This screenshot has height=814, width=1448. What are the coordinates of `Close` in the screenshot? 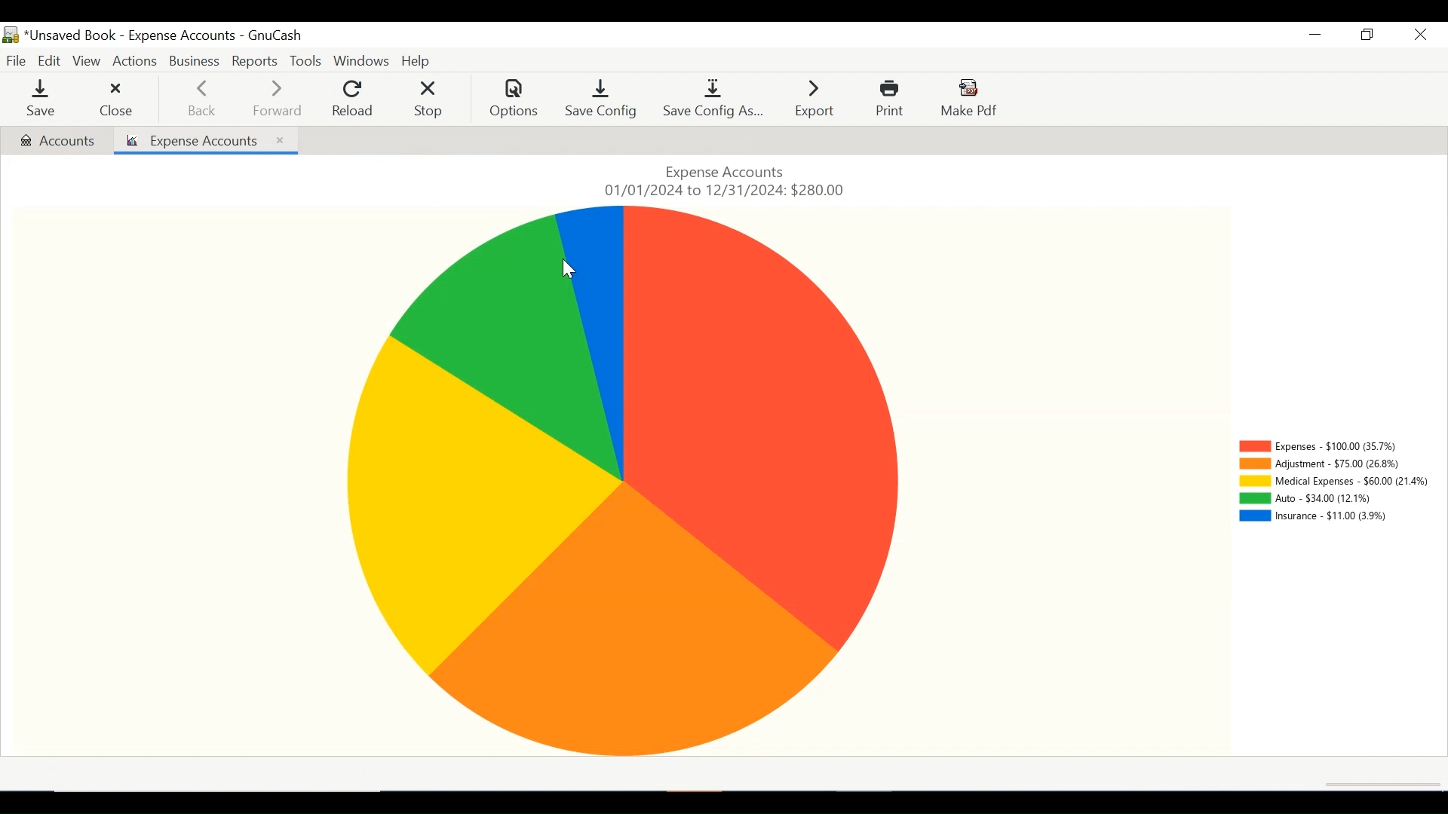 It's located at (1422, 35).